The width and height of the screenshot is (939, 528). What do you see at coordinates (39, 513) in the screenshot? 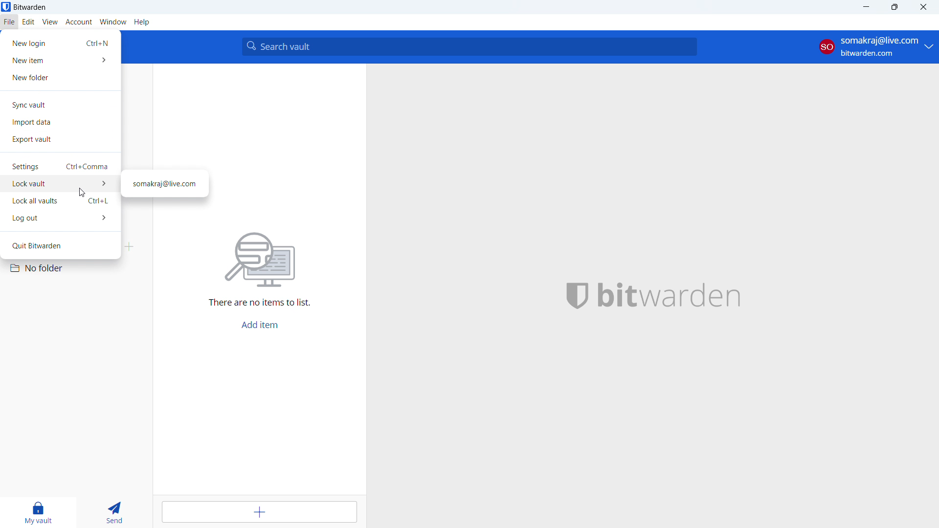
I see `my vault` at bounding box center [39, 513].